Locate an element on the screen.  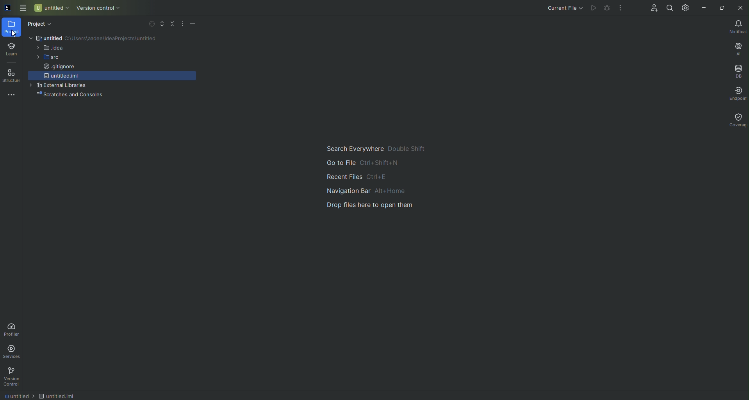
Project is located at coordinates (44, 25).